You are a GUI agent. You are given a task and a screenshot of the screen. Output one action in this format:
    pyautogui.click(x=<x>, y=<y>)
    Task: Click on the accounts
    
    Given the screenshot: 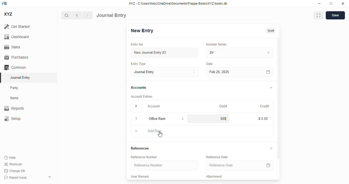 What is the action you would take?
    pyautogui.click(x=138, y=88)
    